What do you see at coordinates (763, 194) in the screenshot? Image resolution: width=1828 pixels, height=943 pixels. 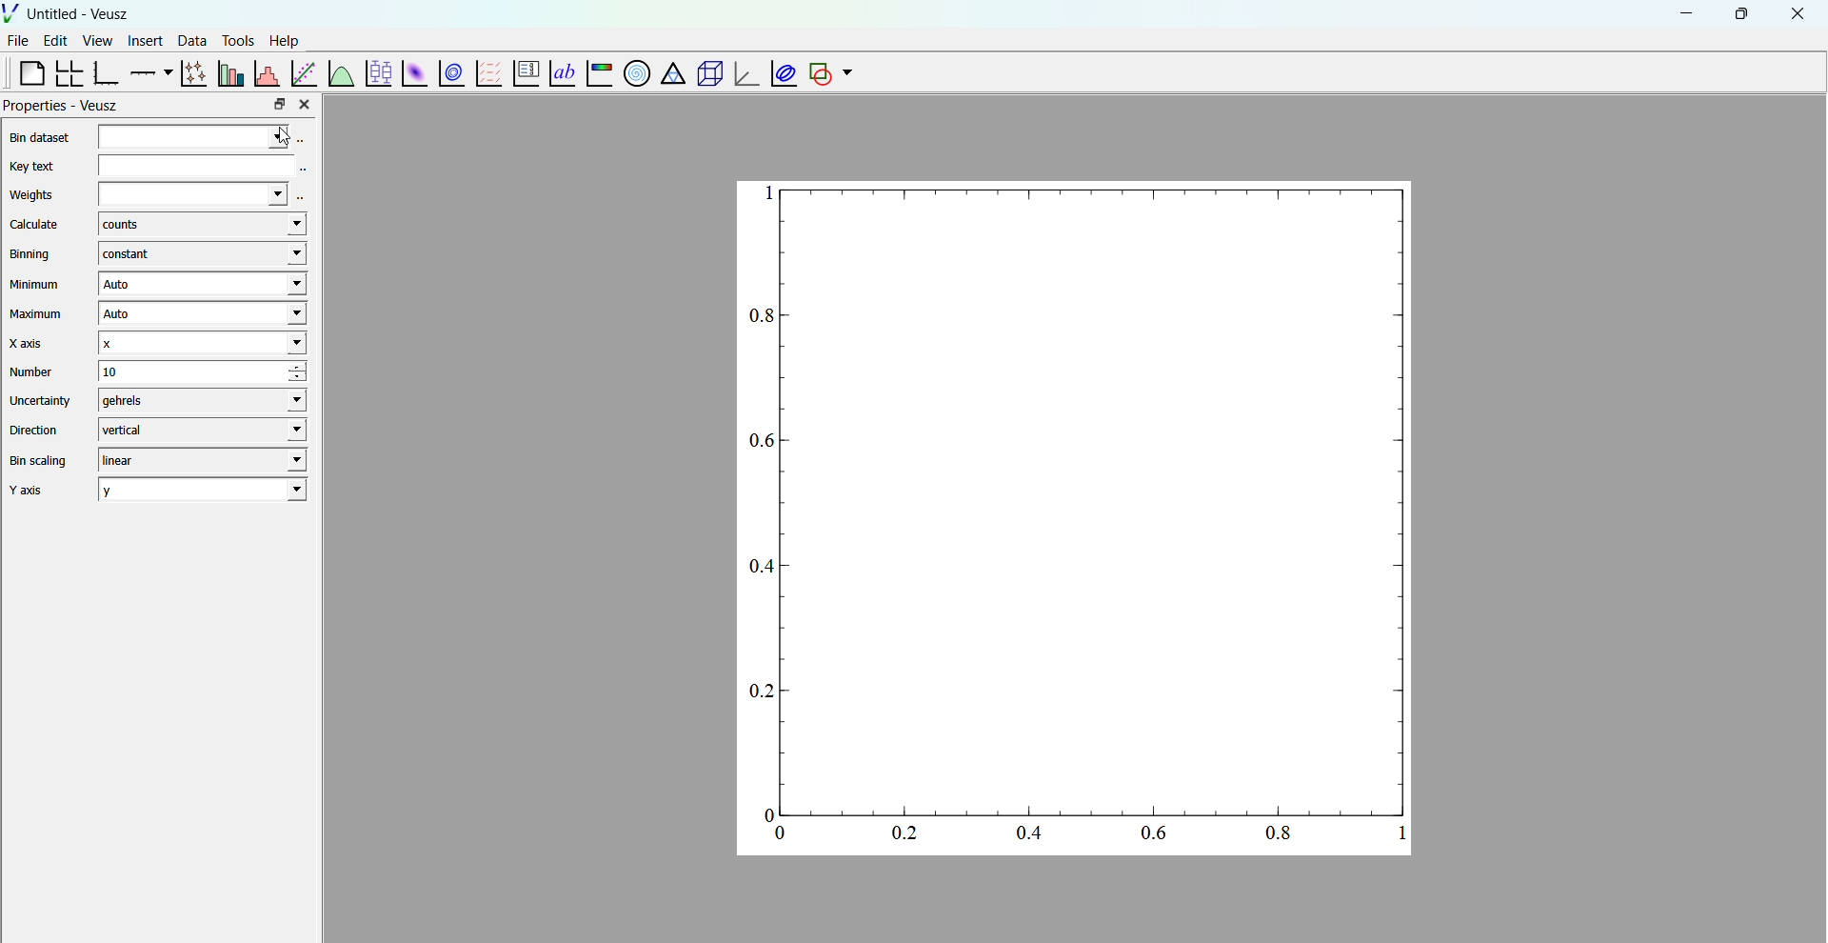 I see `1` at bounding box center [763, 194].